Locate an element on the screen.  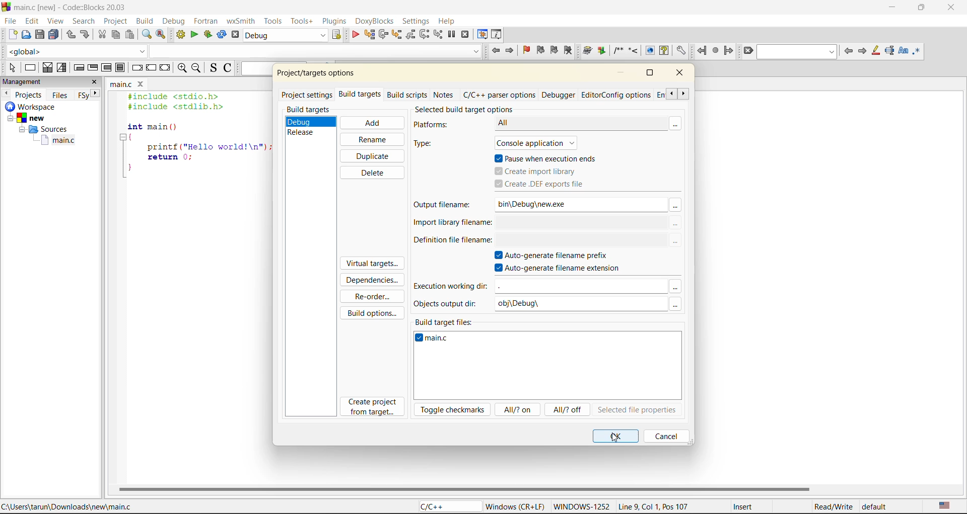
selected file properties is located at coordinates (637, 410).